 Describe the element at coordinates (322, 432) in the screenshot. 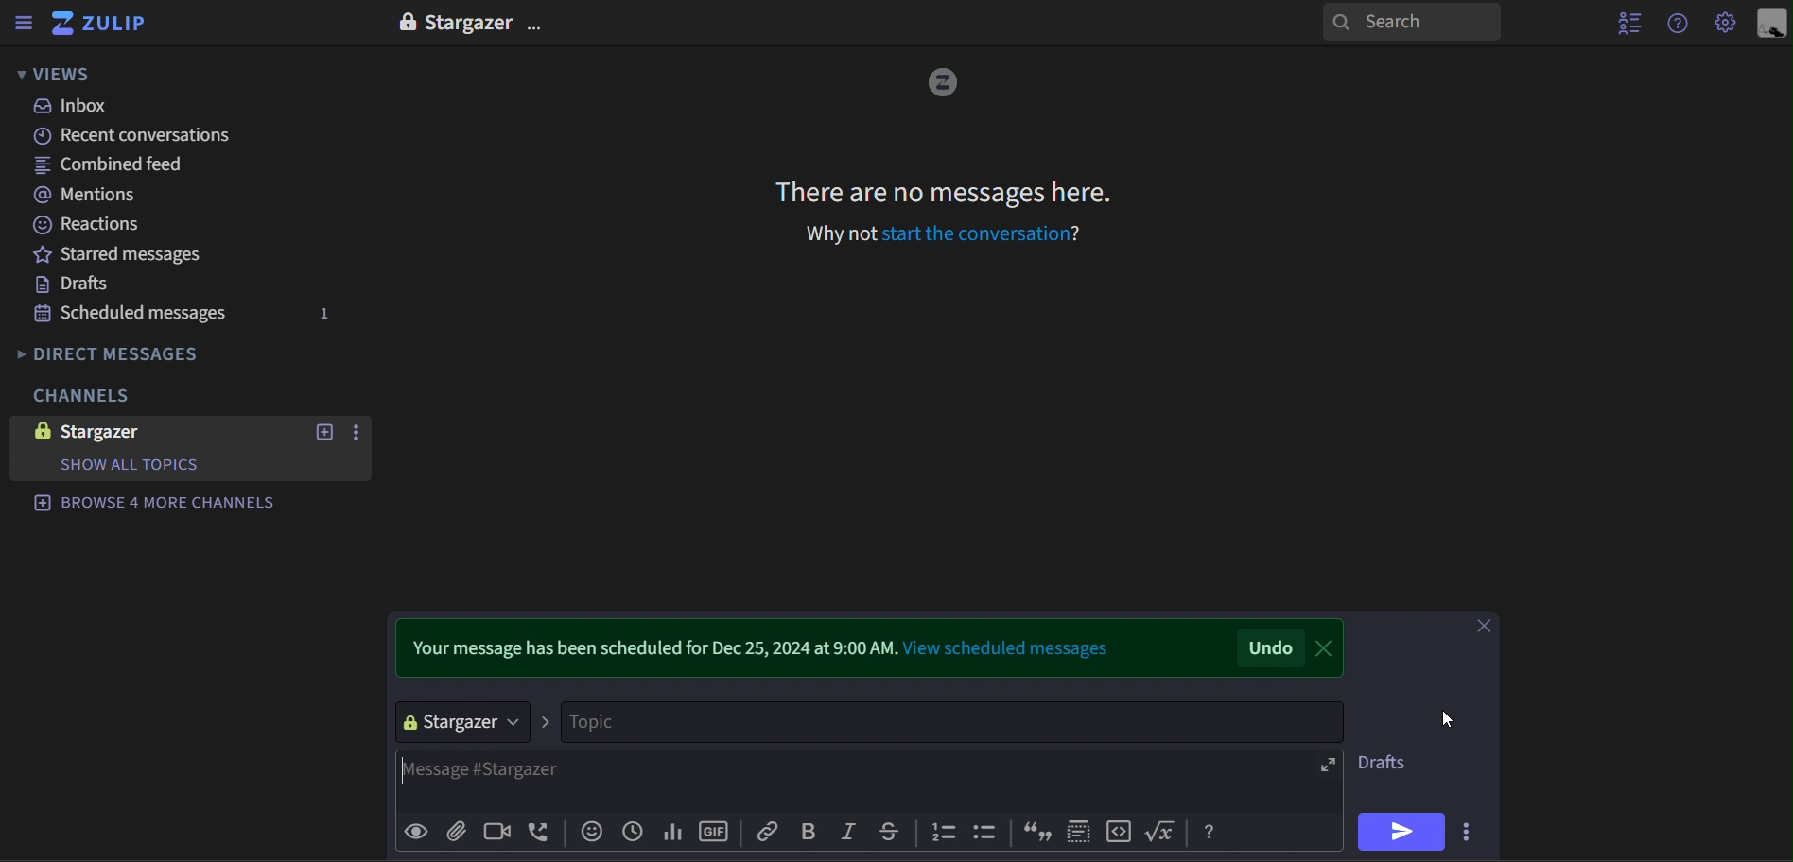

I see `new topic` at that location.